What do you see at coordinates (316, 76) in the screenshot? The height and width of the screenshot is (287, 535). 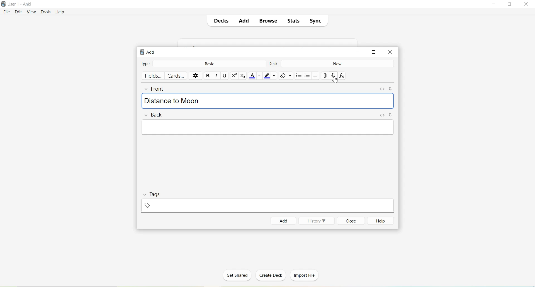 I see `Alignment` at bounding box center [316, 76].